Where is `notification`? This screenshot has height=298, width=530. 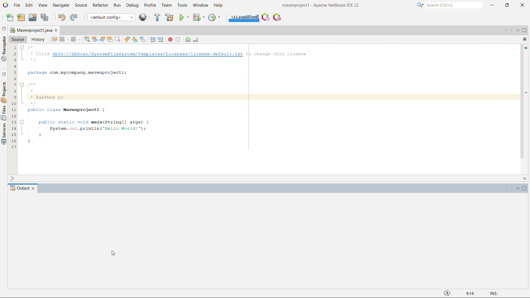
notification is located at coordinates (447, 294).